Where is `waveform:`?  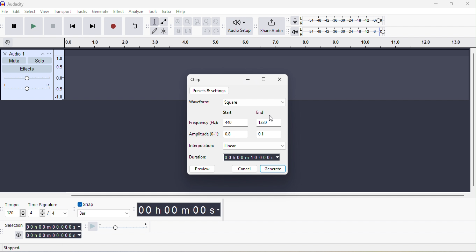 waveform: is located at coordinates (201, 104).